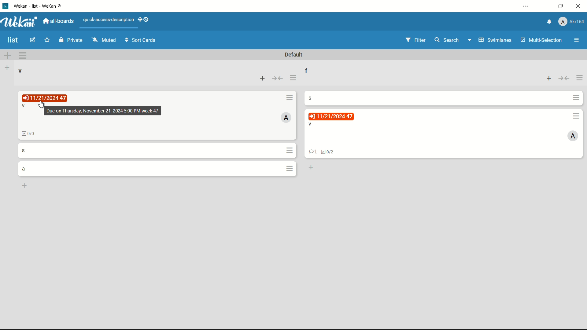  What do you see at coordinates (564, 79) in the screenshot?
I see `collapse` at bounding box center [564, 79].